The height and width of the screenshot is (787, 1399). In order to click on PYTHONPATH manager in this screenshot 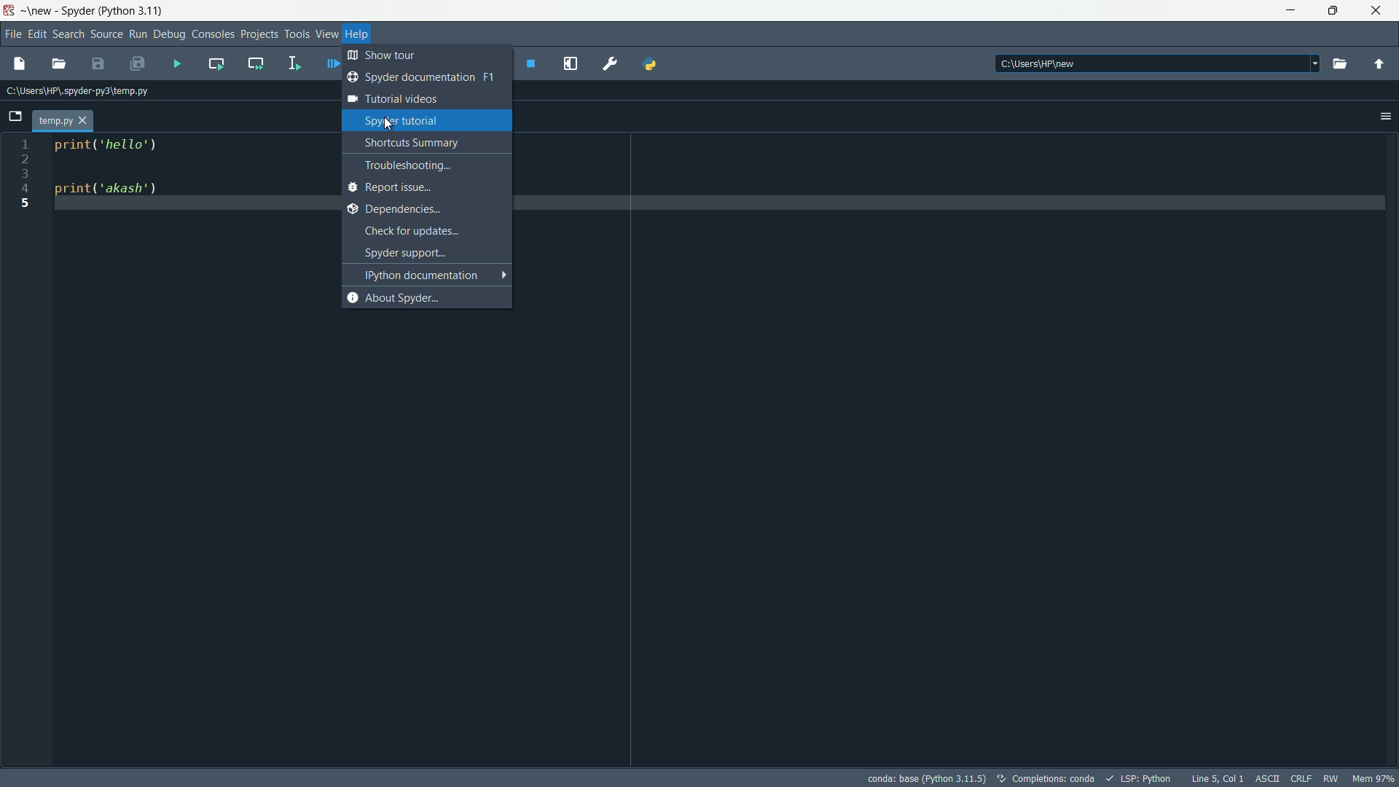, I will do `click(653, 63)`.